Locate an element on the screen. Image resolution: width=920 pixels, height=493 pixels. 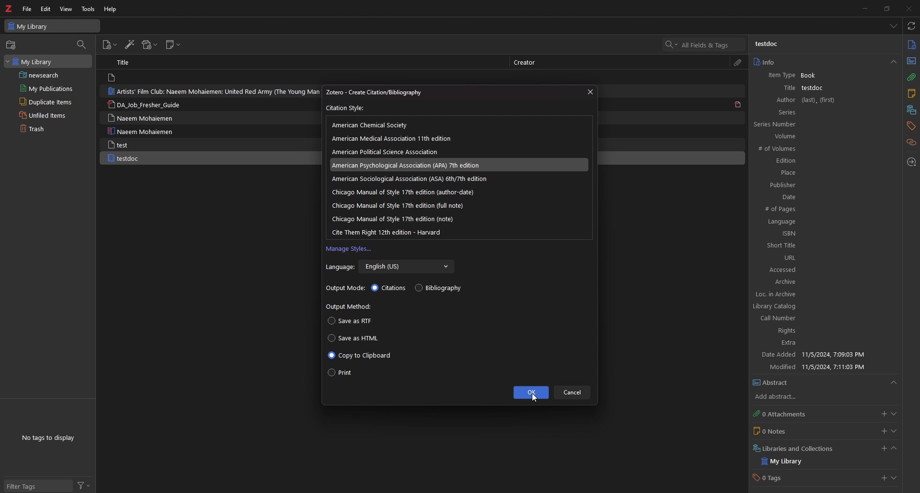
filter is located at coordinates (84, 486).